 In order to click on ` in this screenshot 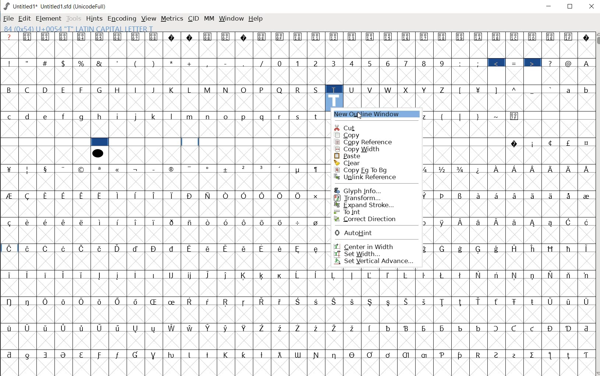, I will do `click(551, 89)`.